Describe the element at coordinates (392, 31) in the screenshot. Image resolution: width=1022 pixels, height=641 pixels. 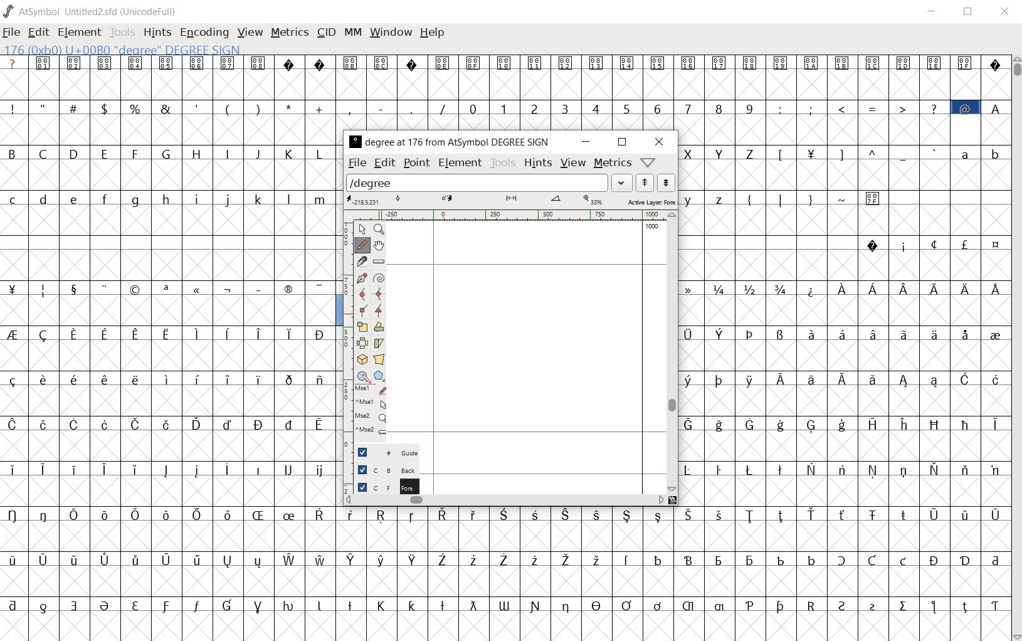
I see `window` at that location.